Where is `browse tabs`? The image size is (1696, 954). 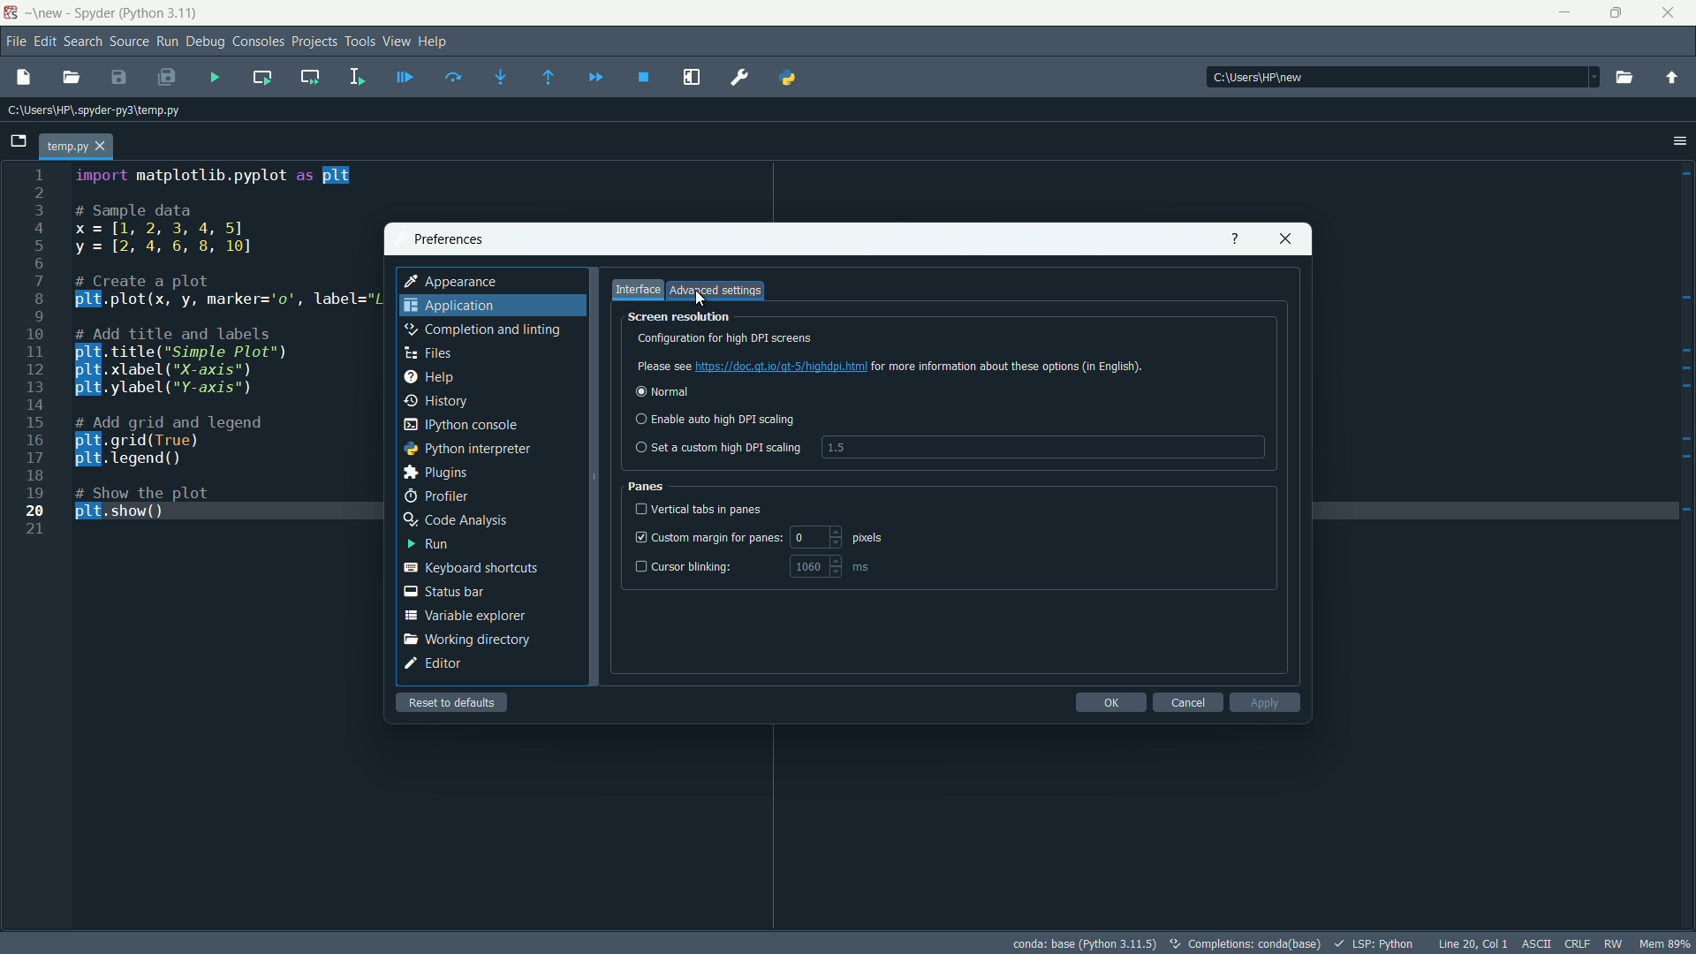 browse tabs is located at coordinates (18, 141).